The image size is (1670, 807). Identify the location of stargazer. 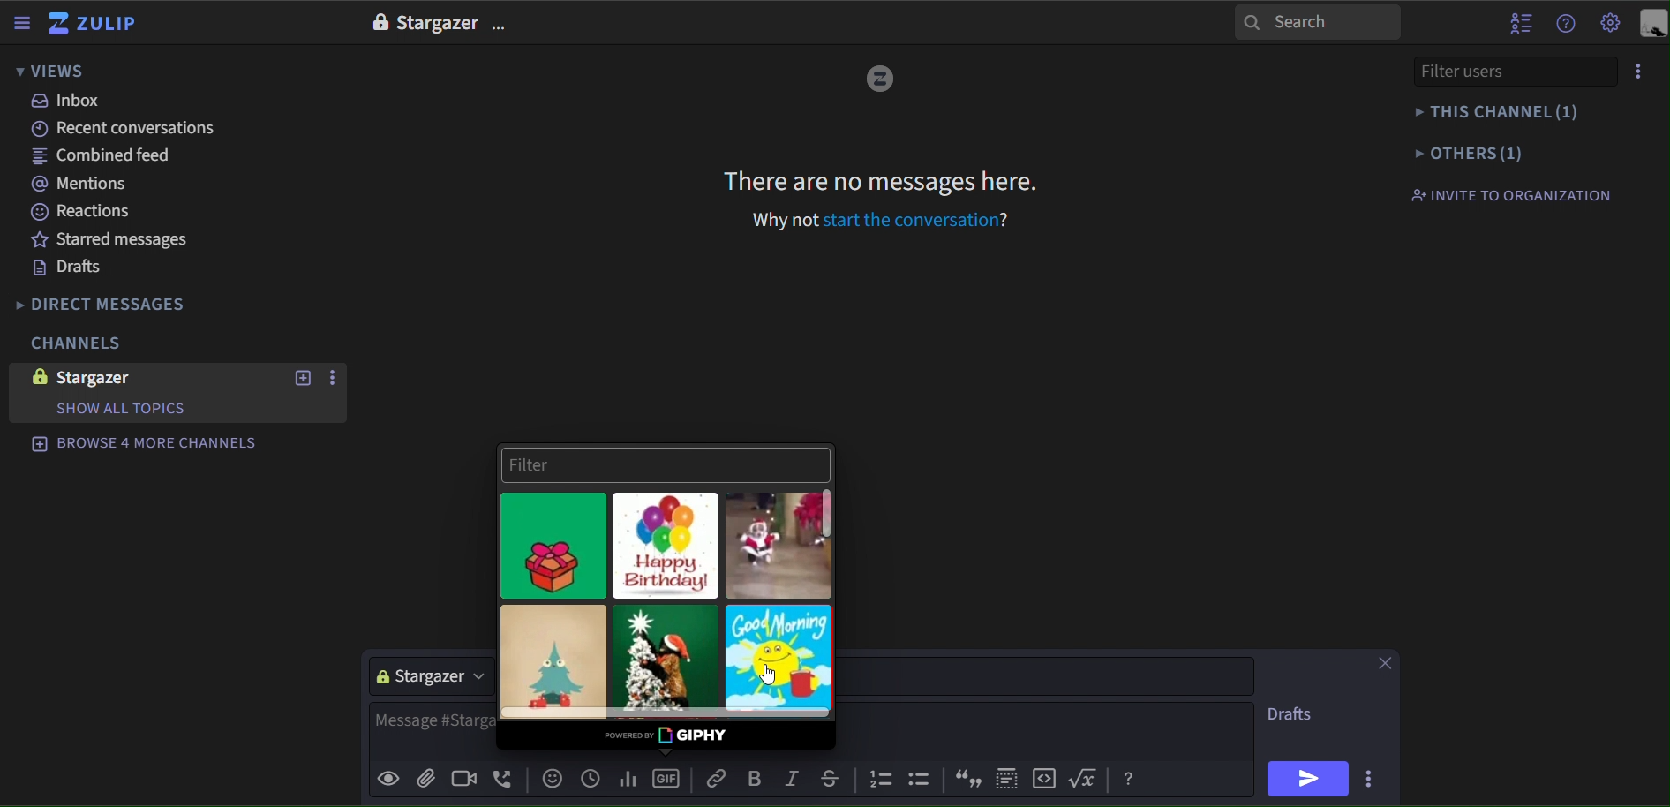
(112, 378).